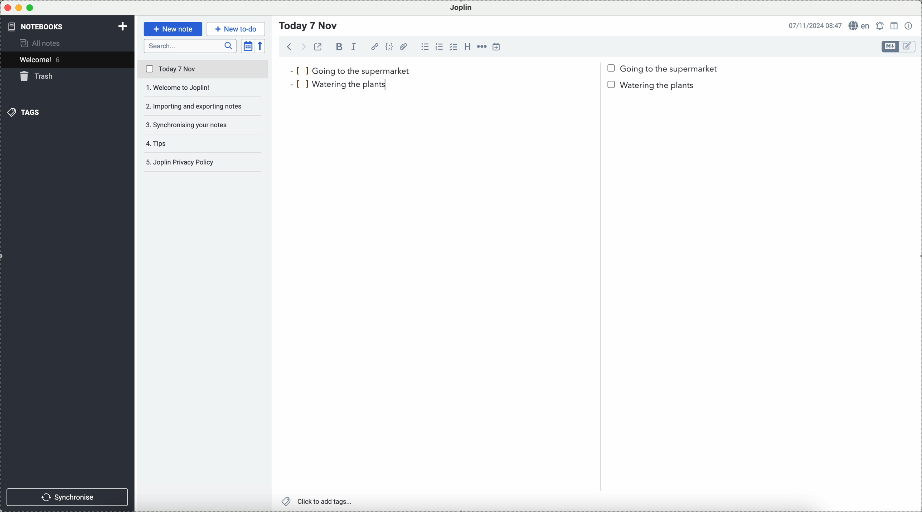 The width and height of the screenshot is (922, 512). I want to click on bold, so click(338, 46).